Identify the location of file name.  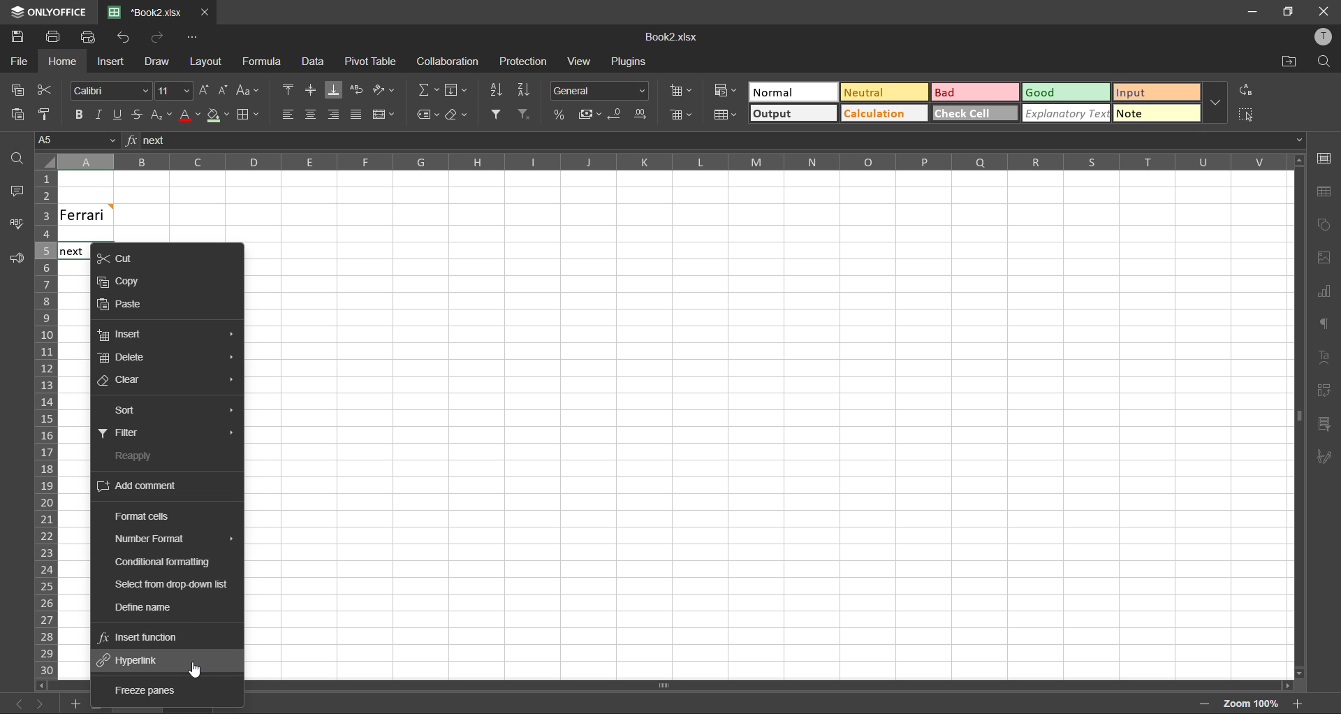
(151, 13).